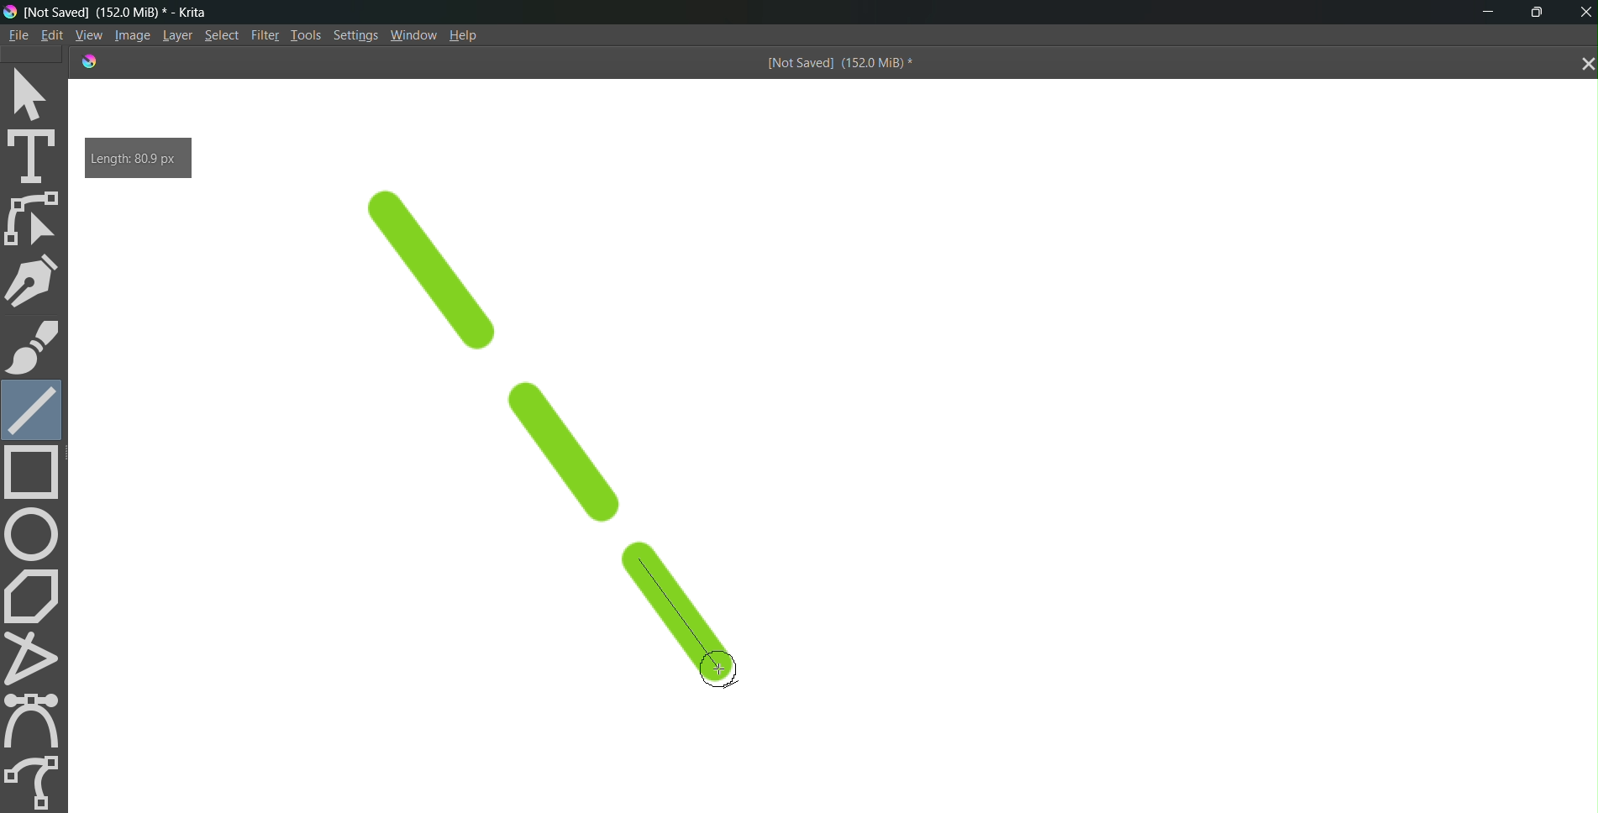 This screenshot has width=1598, height=813. What do you see at coordinates (129, 36) in the screenshot?
I see `Image` at bounding box center [129, 36].